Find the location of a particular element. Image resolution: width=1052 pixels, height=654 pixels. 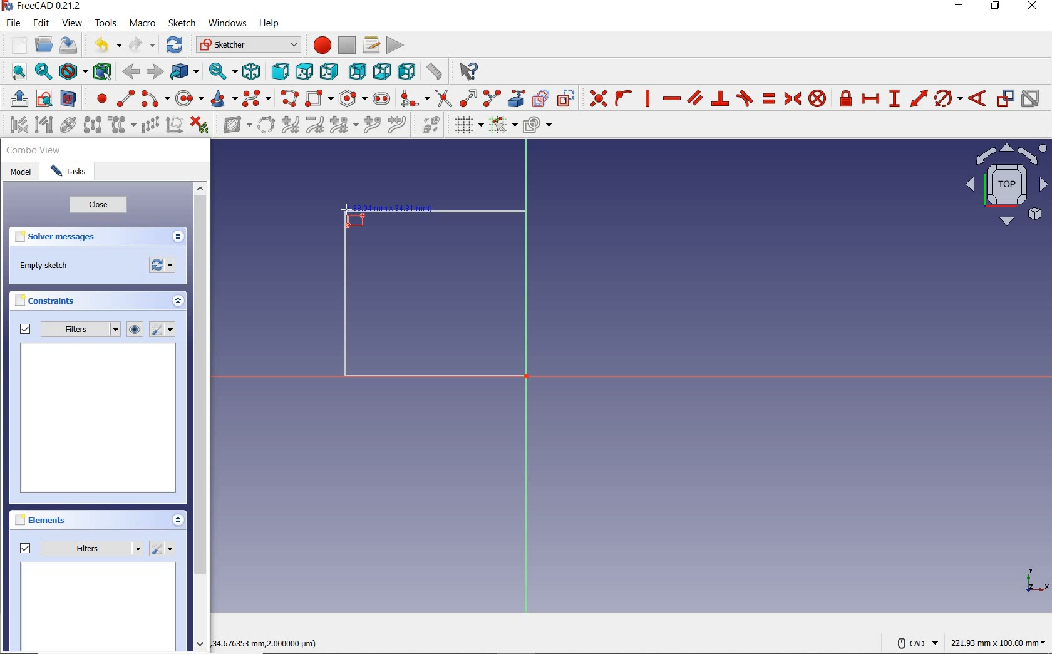

sync view is located at coordinates (222, 70).